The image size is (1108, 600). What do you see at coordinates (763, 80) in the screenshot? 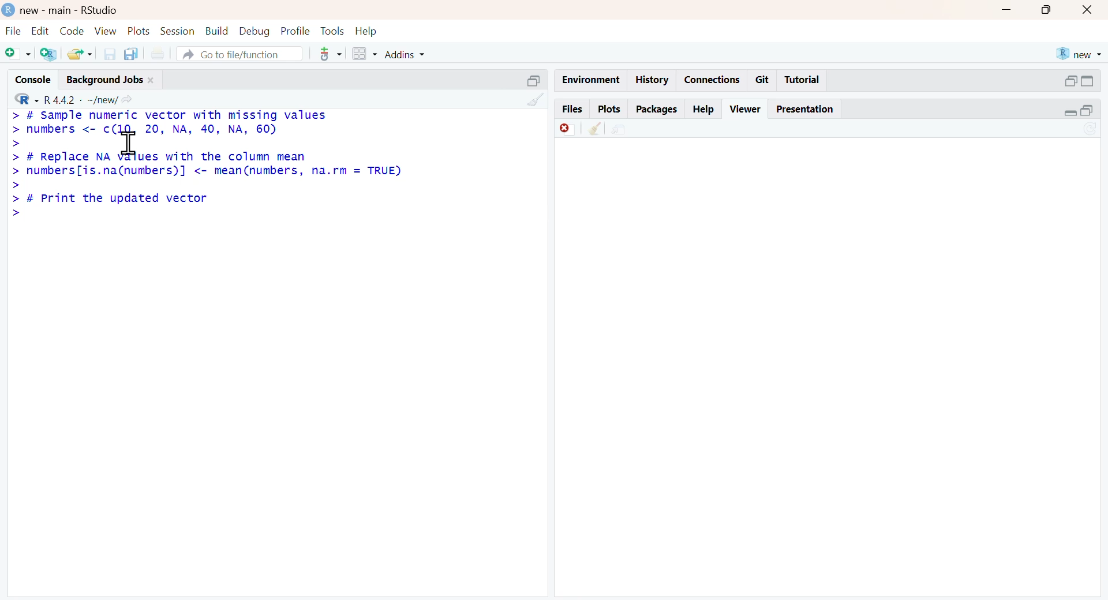
I see `git` at bounding box center [763, 80].